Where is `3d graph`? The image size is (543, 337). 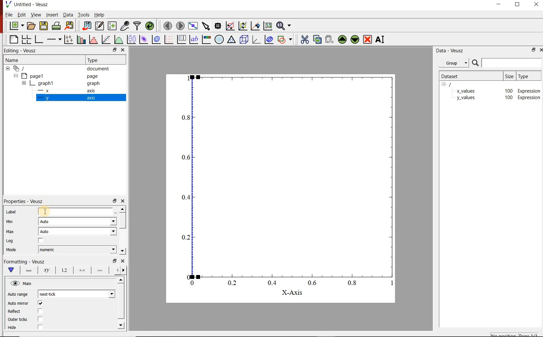
3d graph is located at coordinates (257, 40).